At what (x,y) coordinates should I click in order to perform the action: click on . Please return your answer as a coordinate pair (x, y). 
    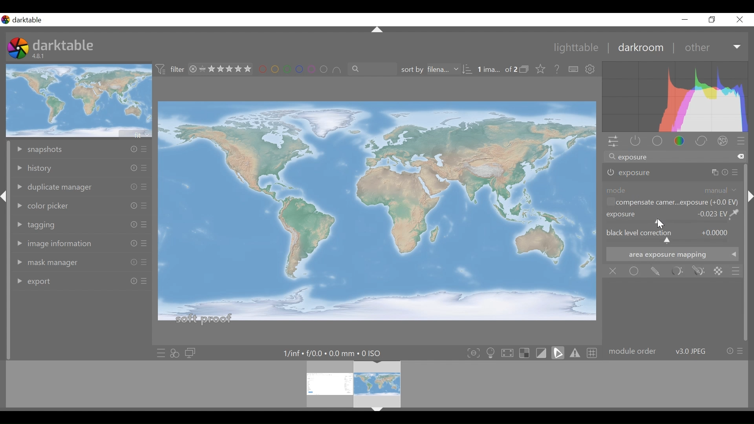
    Looking at the image, I should click on (131, 263).